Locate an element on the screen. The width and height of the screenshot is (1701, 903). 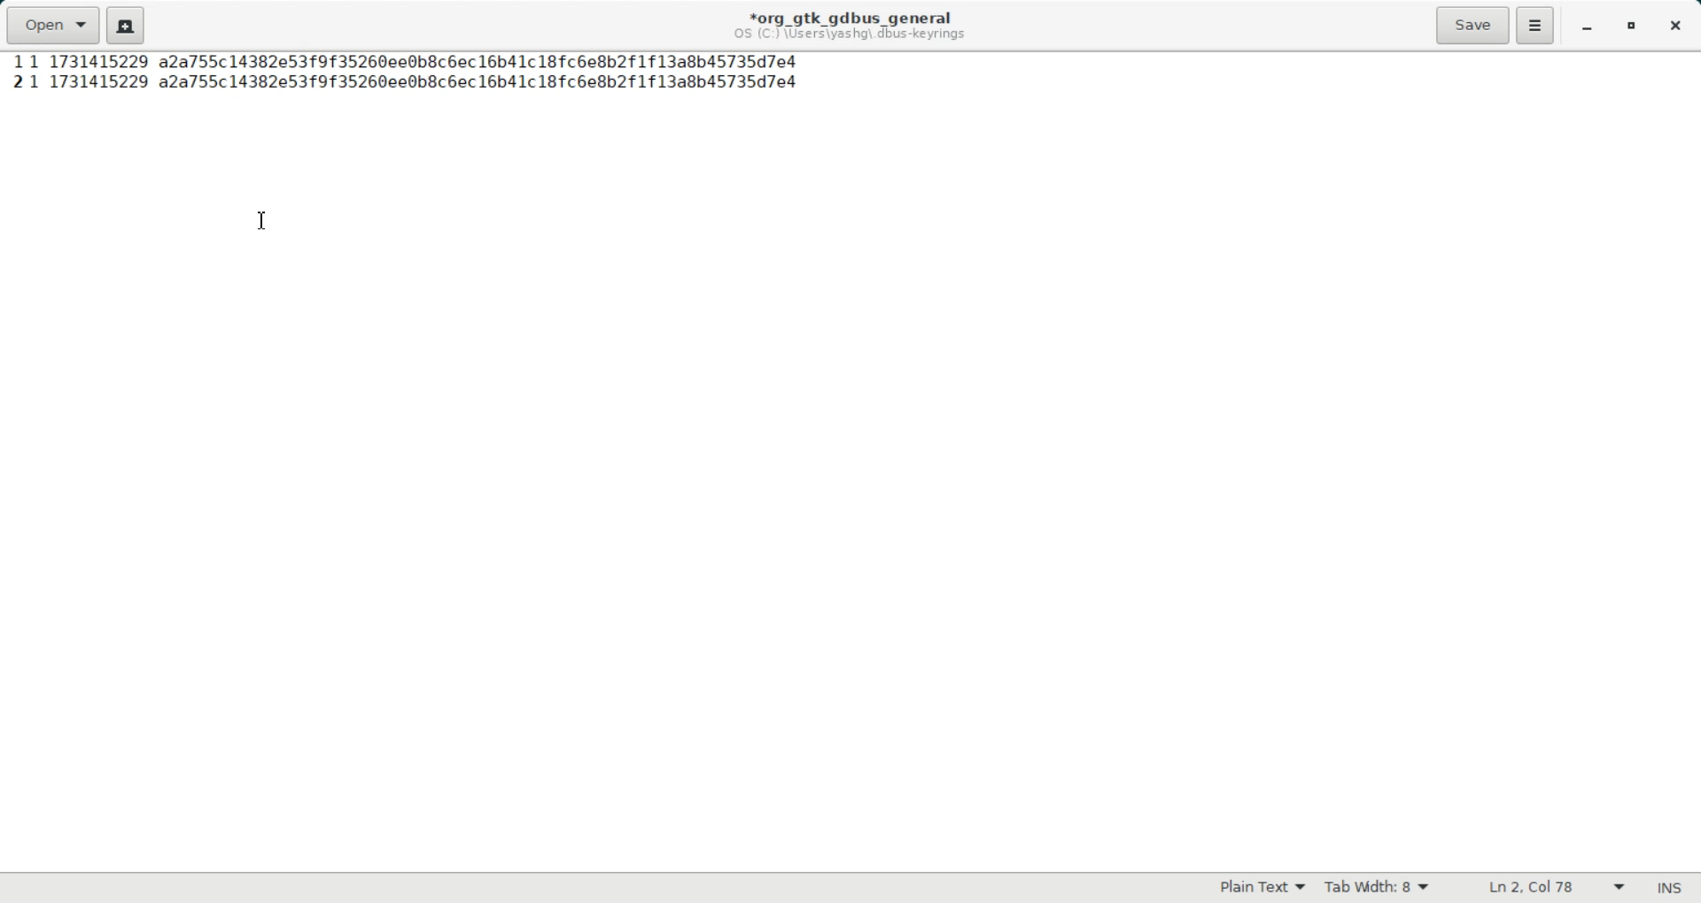
highlighted text is located at coordinates (414, 60).